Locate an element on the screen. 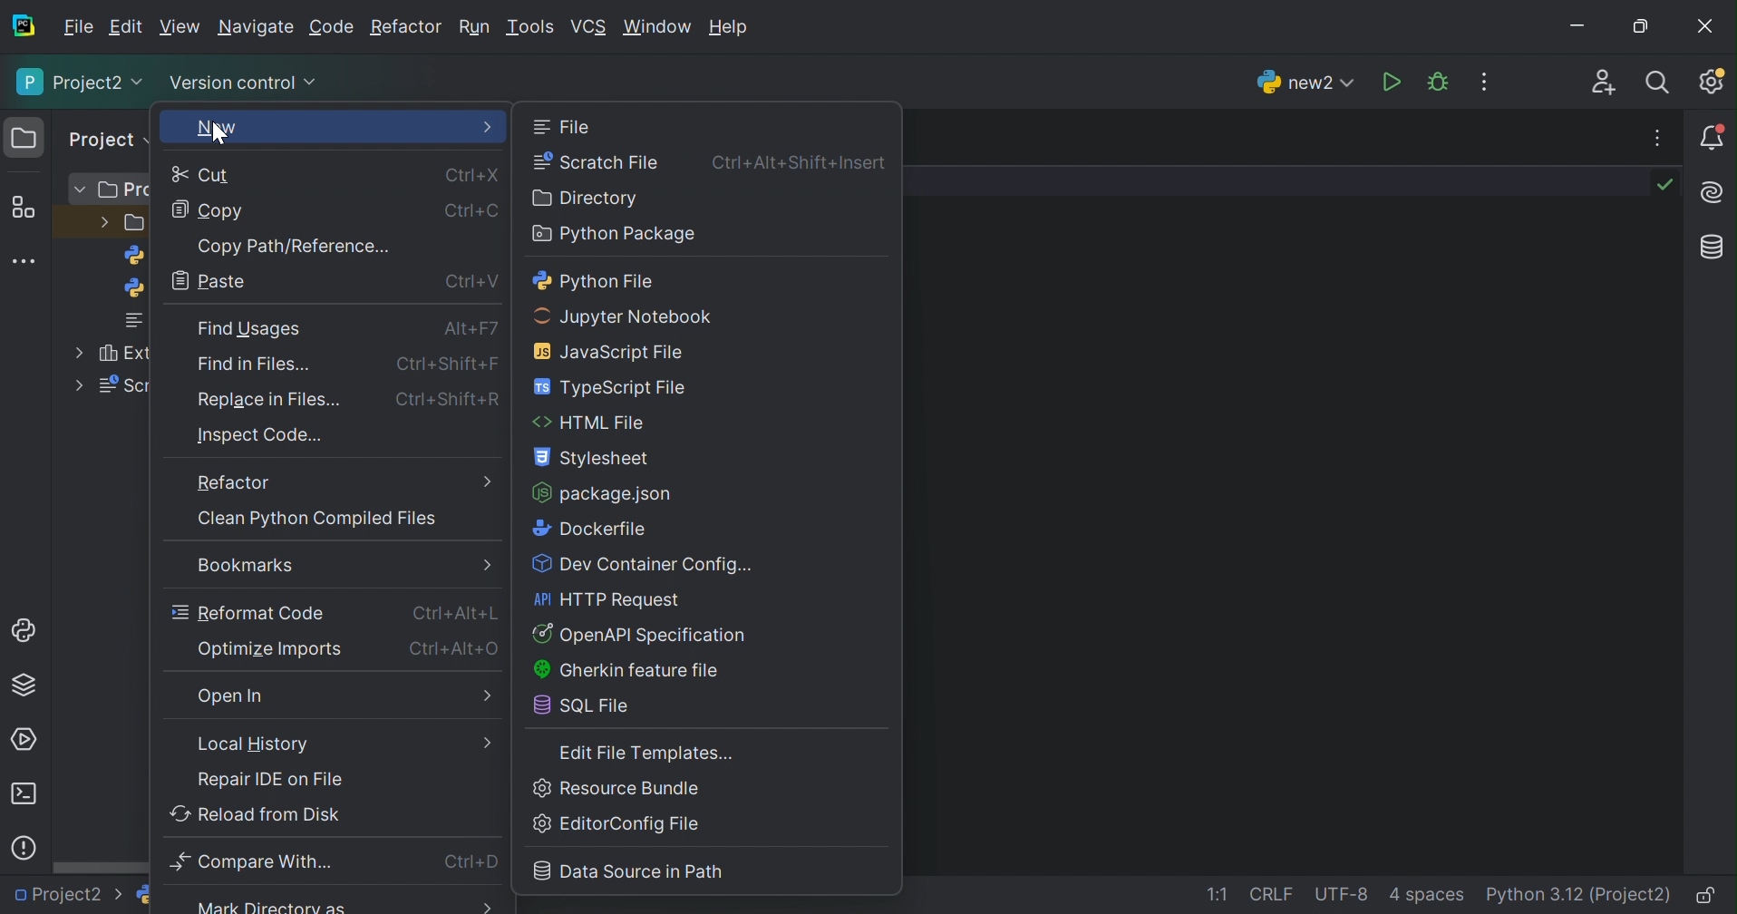  Python 3.12 (Project) is located at coordinates (1580, 895).